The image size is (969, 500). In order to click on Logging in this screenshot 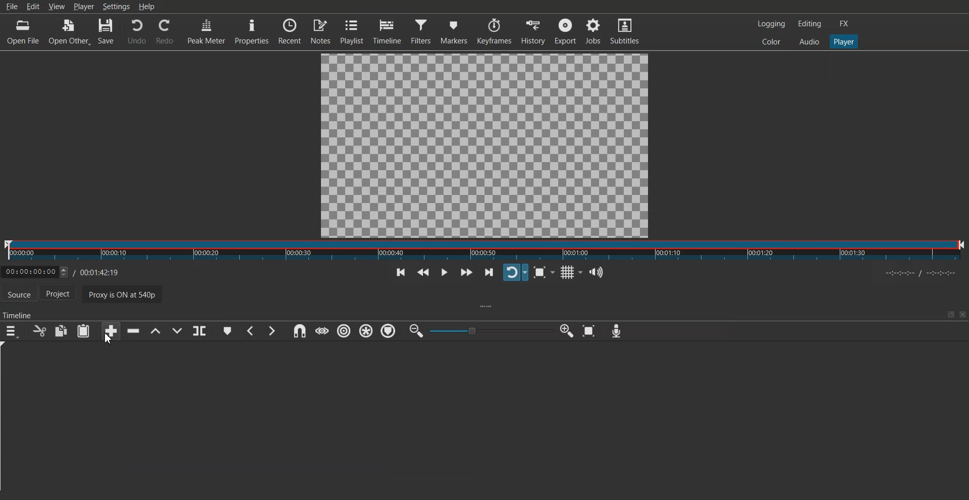, I will do `click(772, 24)`.